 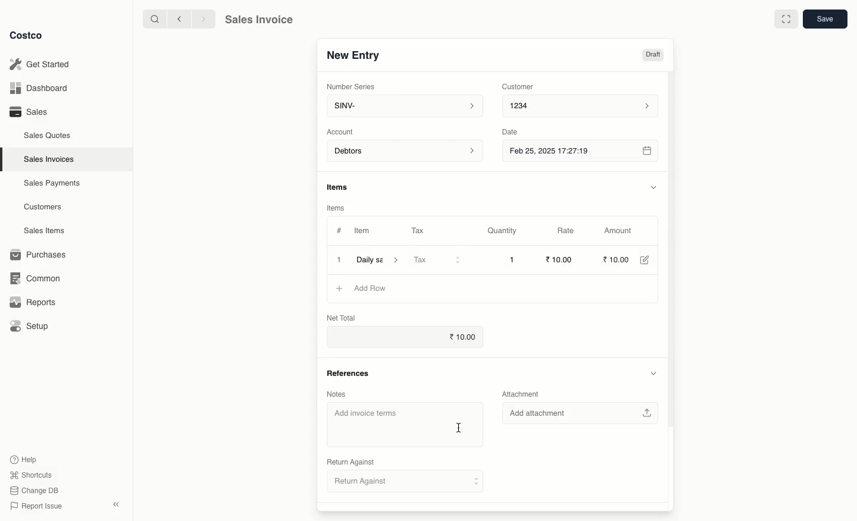 What do you see at coordinates (581, 413) in the screenshot?
I see `Add attachment` at bounding box center [581, 413].